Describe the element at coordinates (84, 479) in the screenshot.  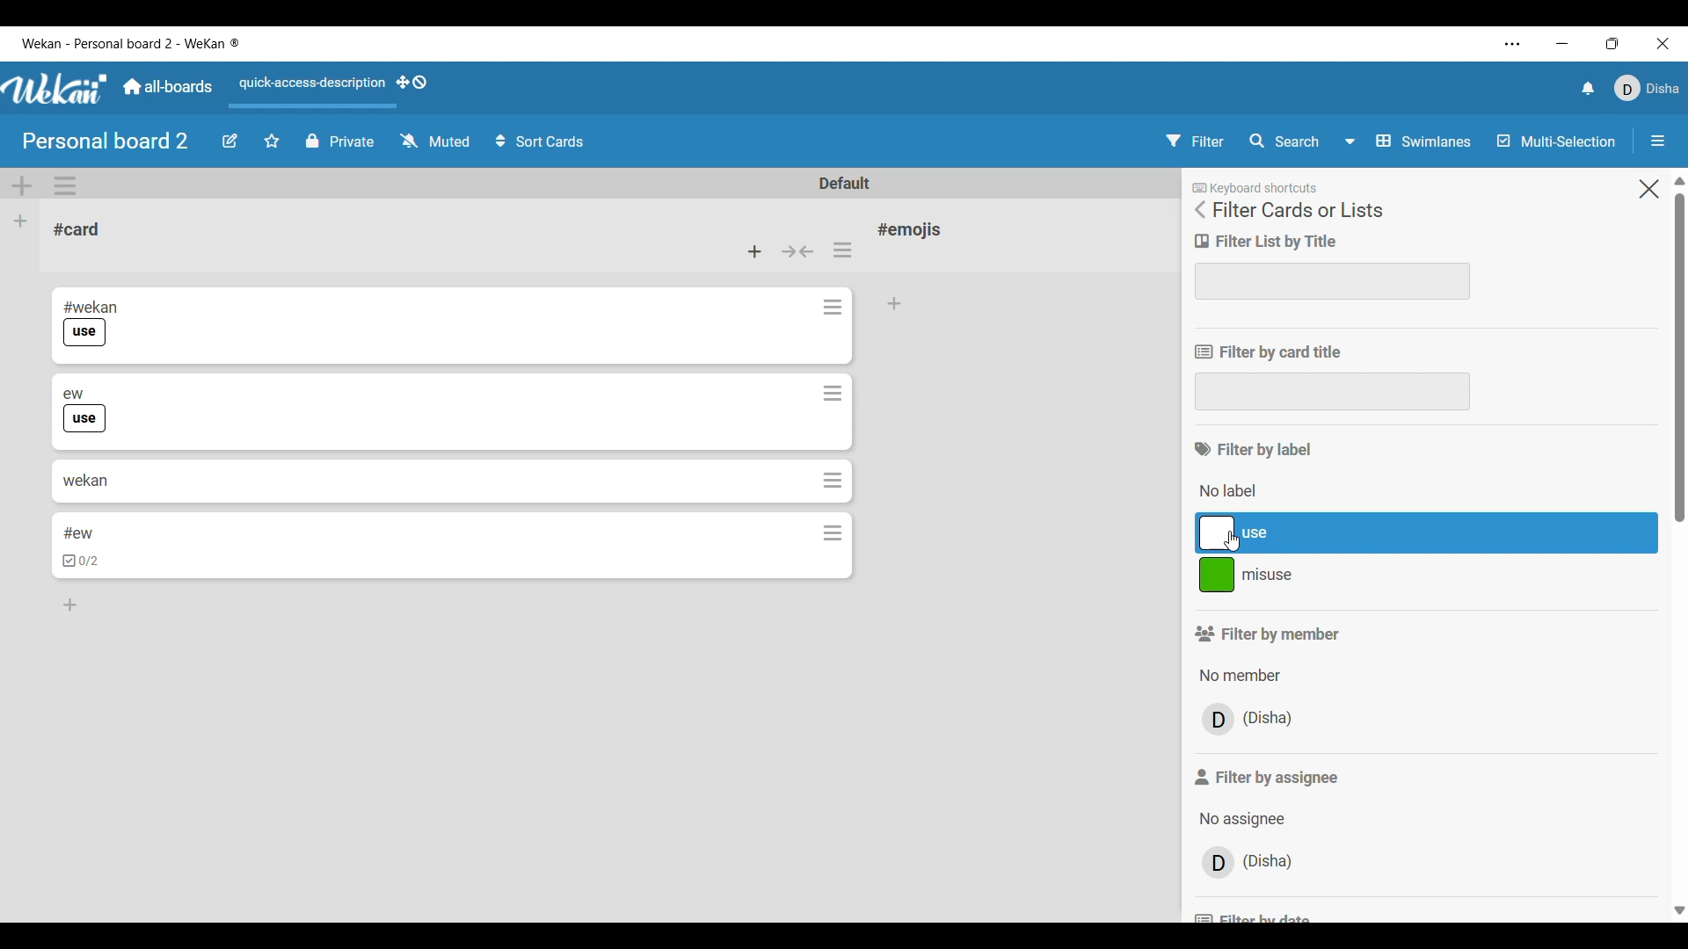
I see `wekan` at that location.